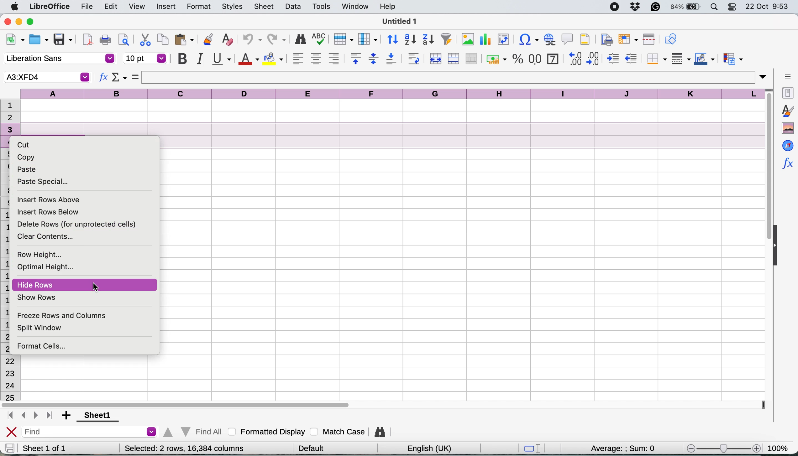 The image size is (798, 456). Describe the element at coordinates (103, 78) in the screenshot. I see `function wizard` at that location.